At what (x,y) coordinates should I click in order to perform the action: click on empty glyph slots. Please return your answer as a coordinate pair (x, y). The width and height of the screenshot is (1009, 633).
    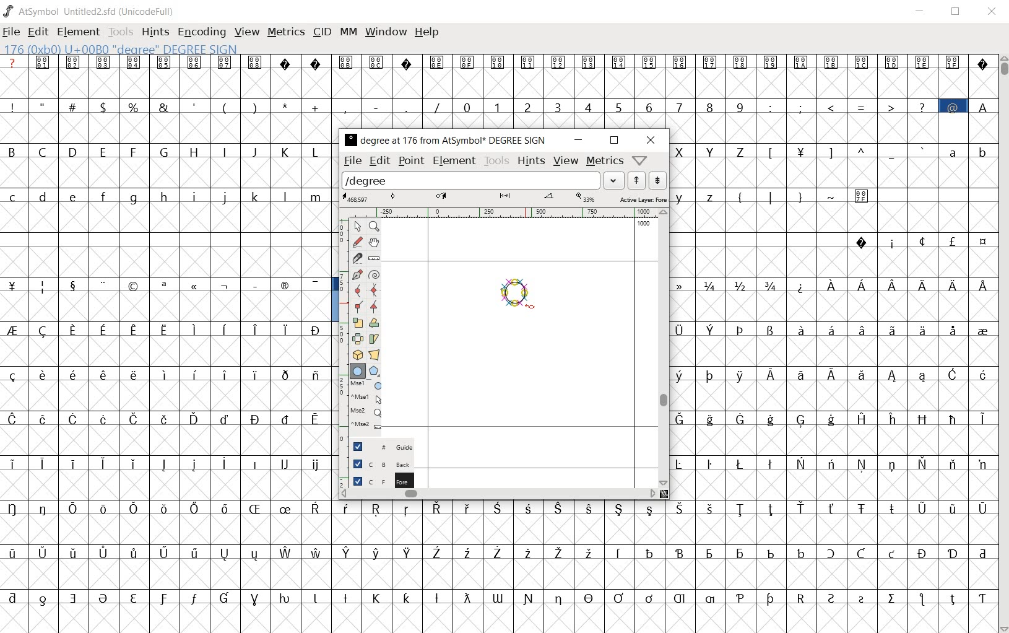
    Looking at the image, I should click on (167, 174).